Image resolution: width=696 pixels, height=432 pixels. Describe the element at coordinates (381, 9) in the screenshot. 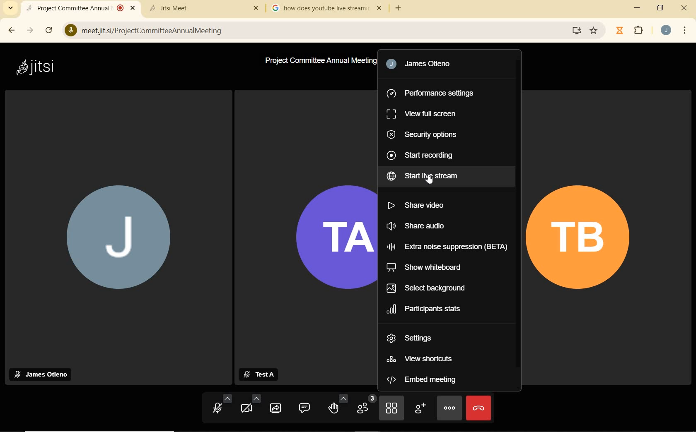

I see `close` at that location.